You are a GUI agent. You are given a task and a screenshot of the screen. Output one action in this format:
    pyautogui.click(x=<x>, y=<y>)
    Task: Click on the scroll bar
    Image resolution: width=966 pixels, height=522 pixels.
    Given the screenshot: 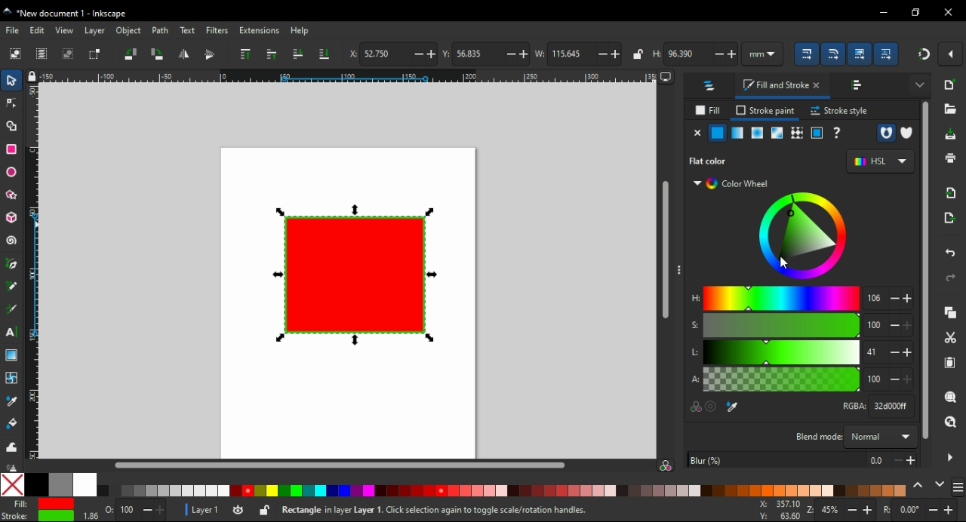 What is the action you would take?
    pyautogui.click(x=924, y=274)
    